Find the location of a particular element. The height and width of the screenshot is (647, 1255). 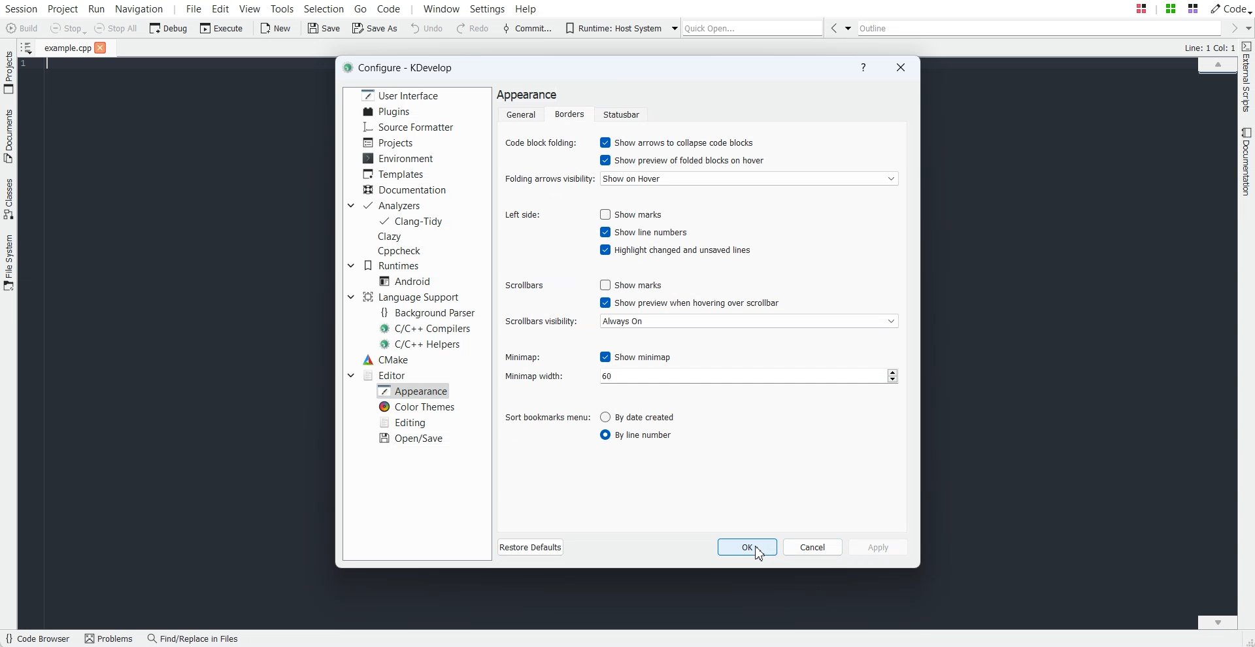

Problems is located at coordinates (112, 639).